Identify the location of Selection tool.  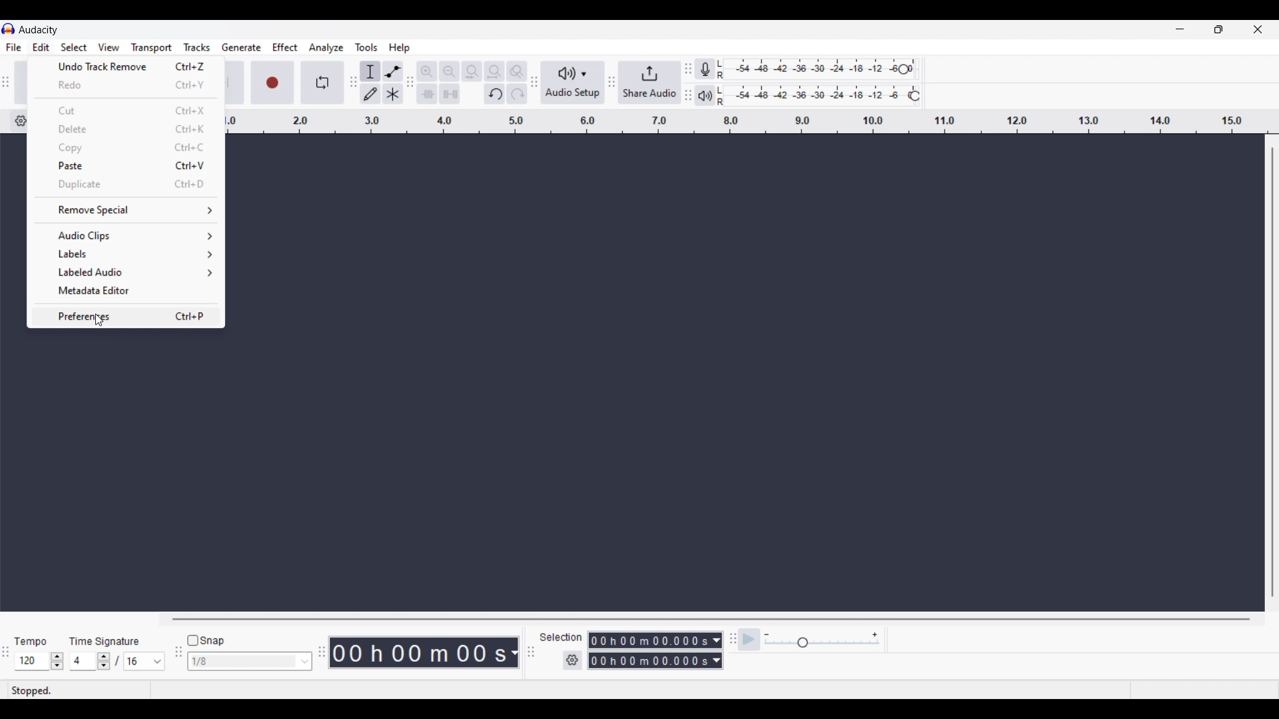
(370, 71).